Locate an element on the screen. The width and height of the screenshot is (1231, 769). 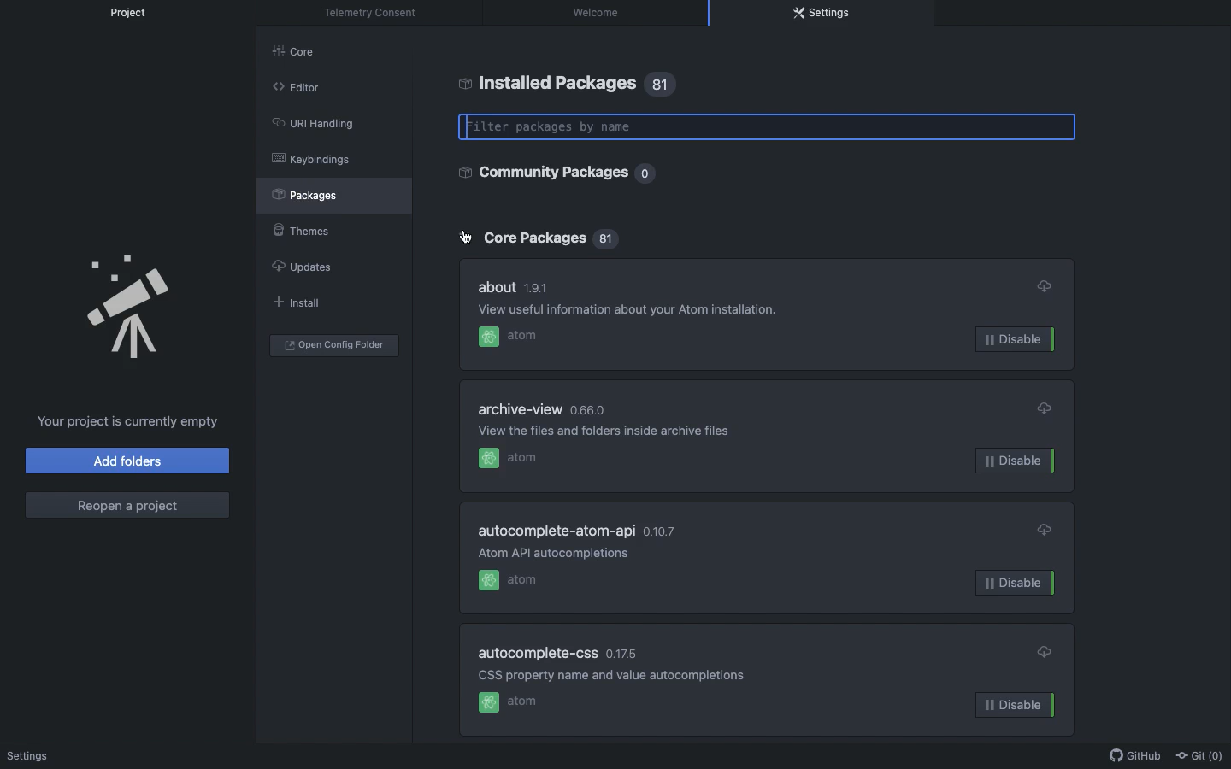
81 is located at coordinates (610, 241).